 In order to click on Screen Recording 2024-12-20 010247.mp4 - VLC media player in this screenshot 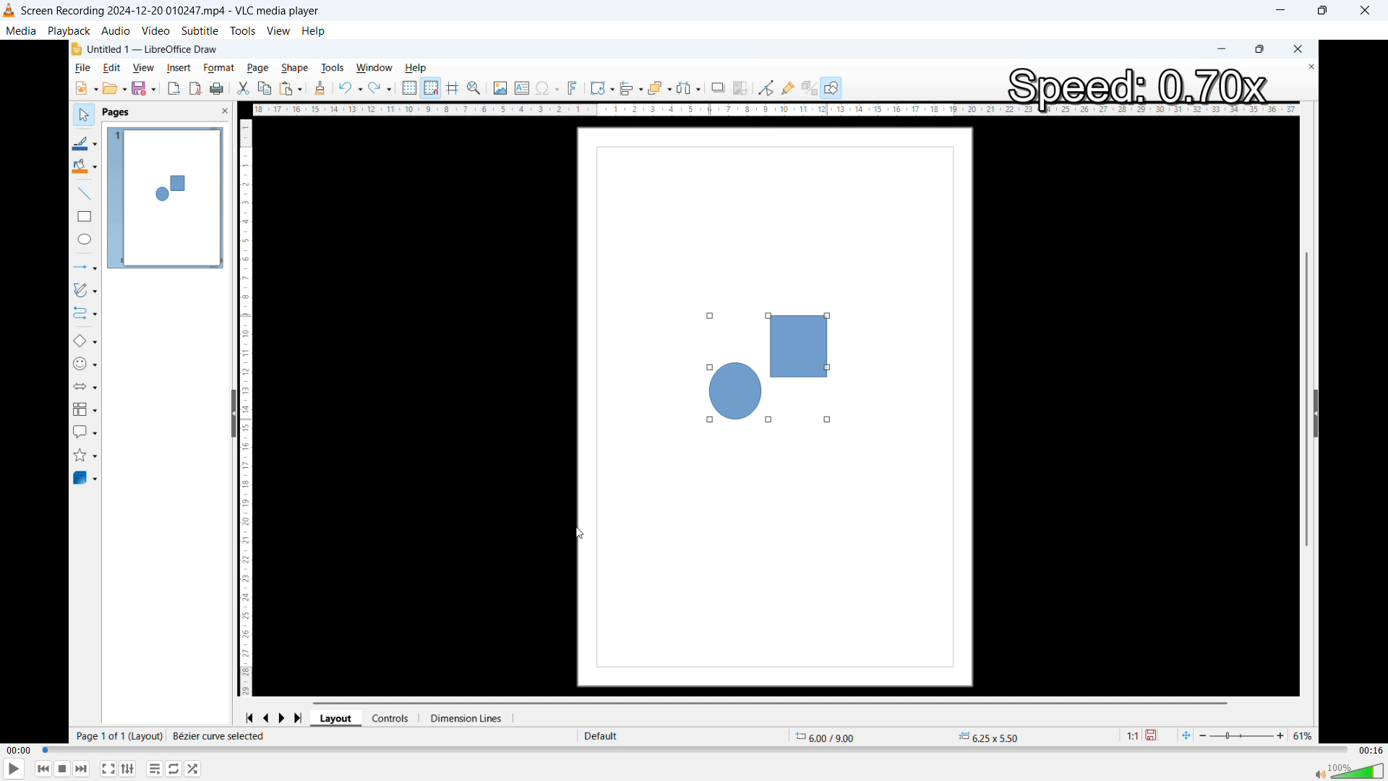, I will do `click(173, 11)`.